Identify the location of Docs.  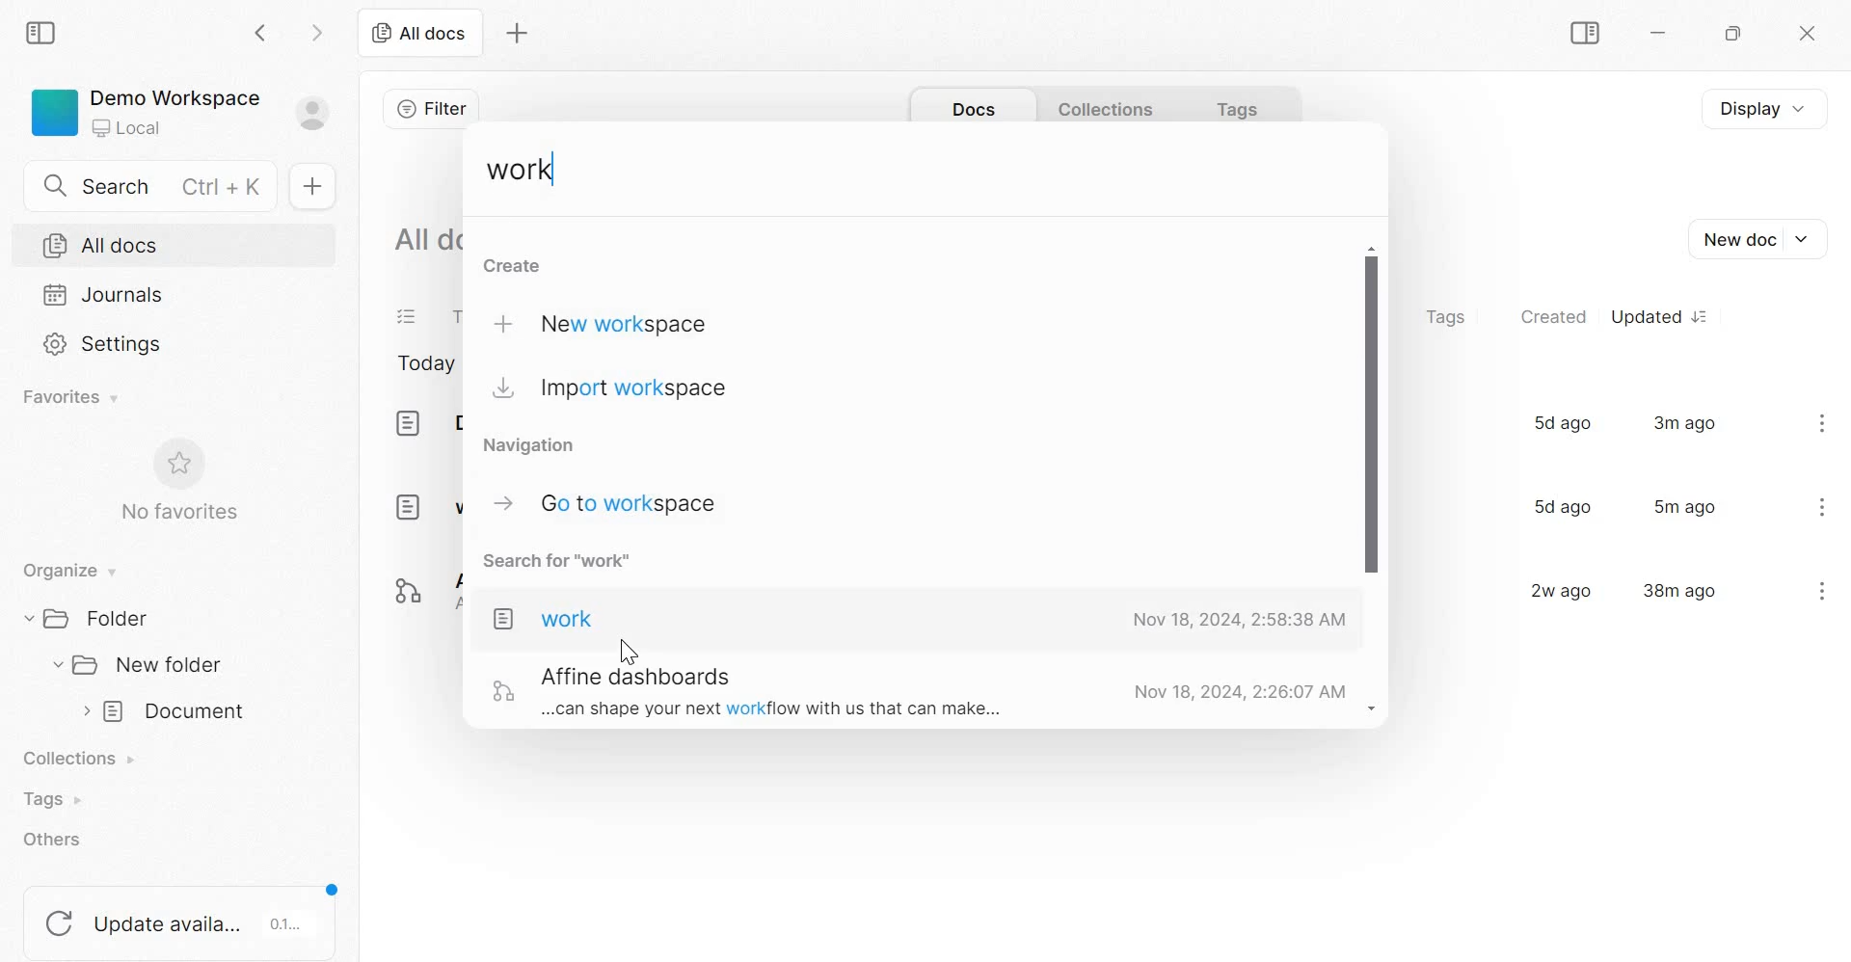
(969, 104).